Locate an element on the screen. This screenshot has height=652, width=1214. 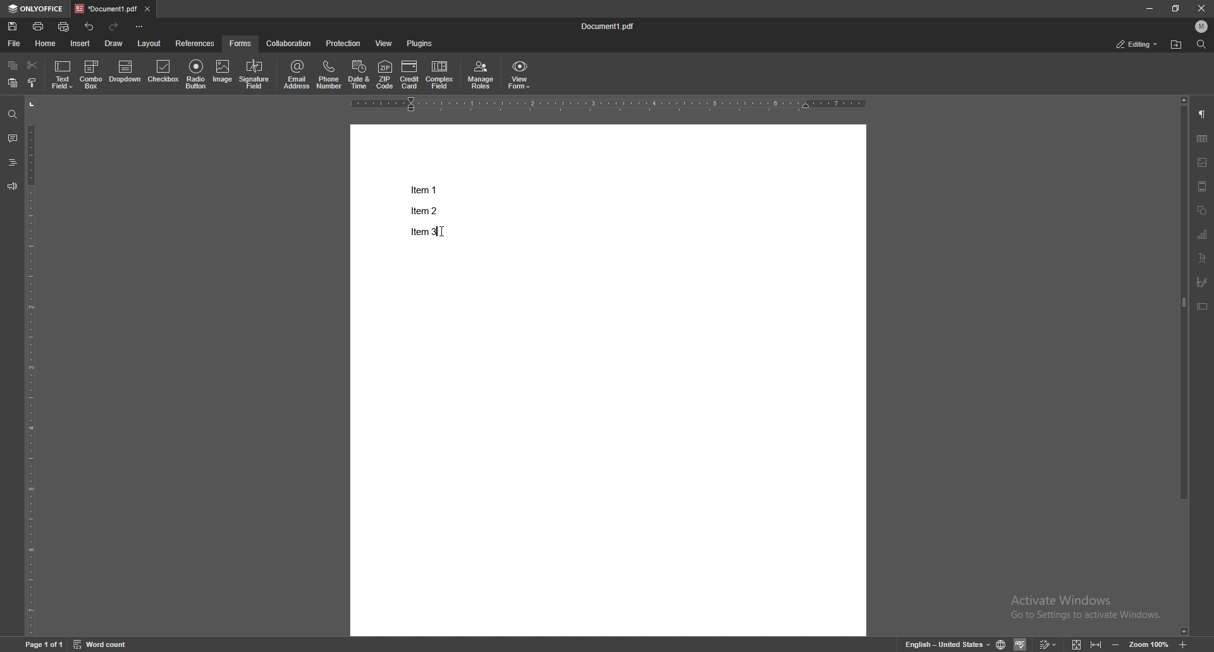
scroll bar is located at coordinates (1184, 366).